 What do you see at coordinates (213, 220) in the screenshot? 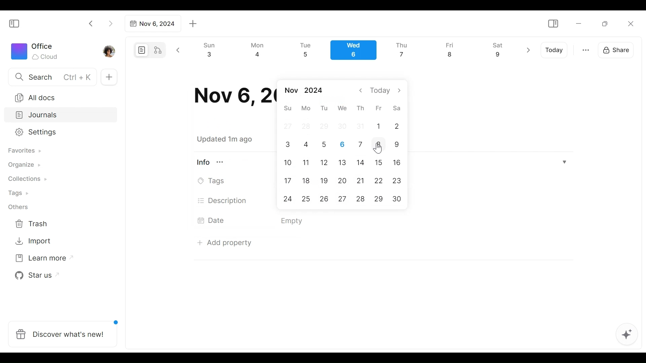
I see `Date` at bounding box center [213, 220].